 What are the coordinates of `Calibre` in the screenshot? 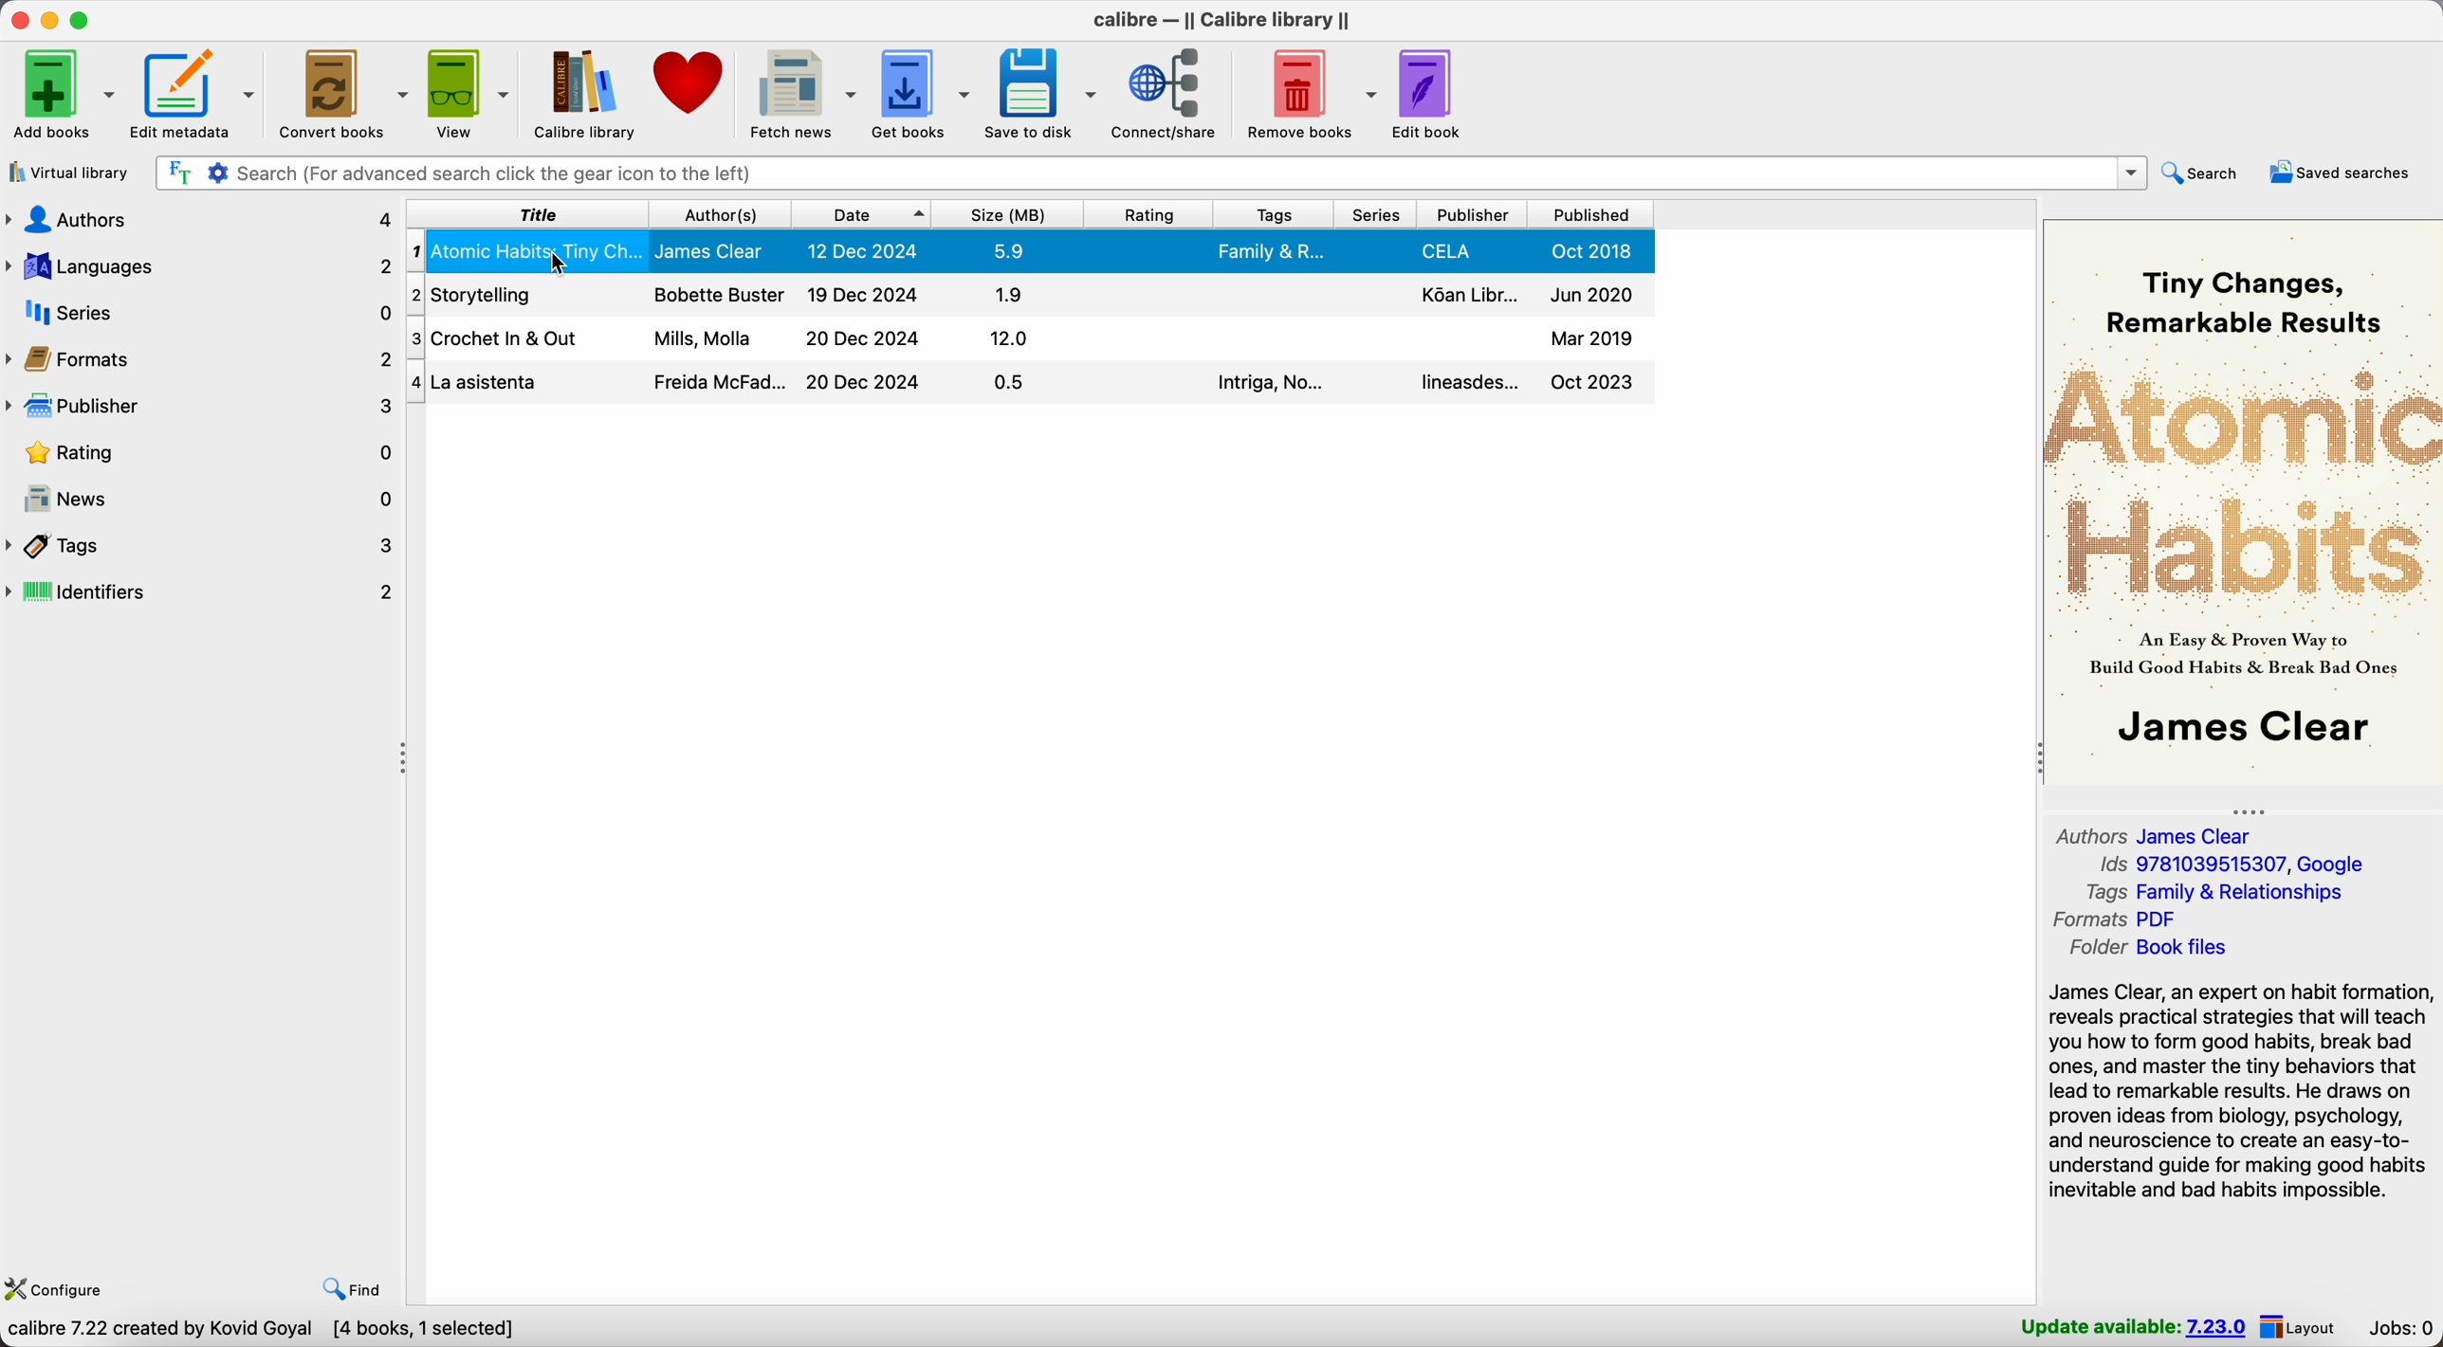 It's located at (1224, 20).